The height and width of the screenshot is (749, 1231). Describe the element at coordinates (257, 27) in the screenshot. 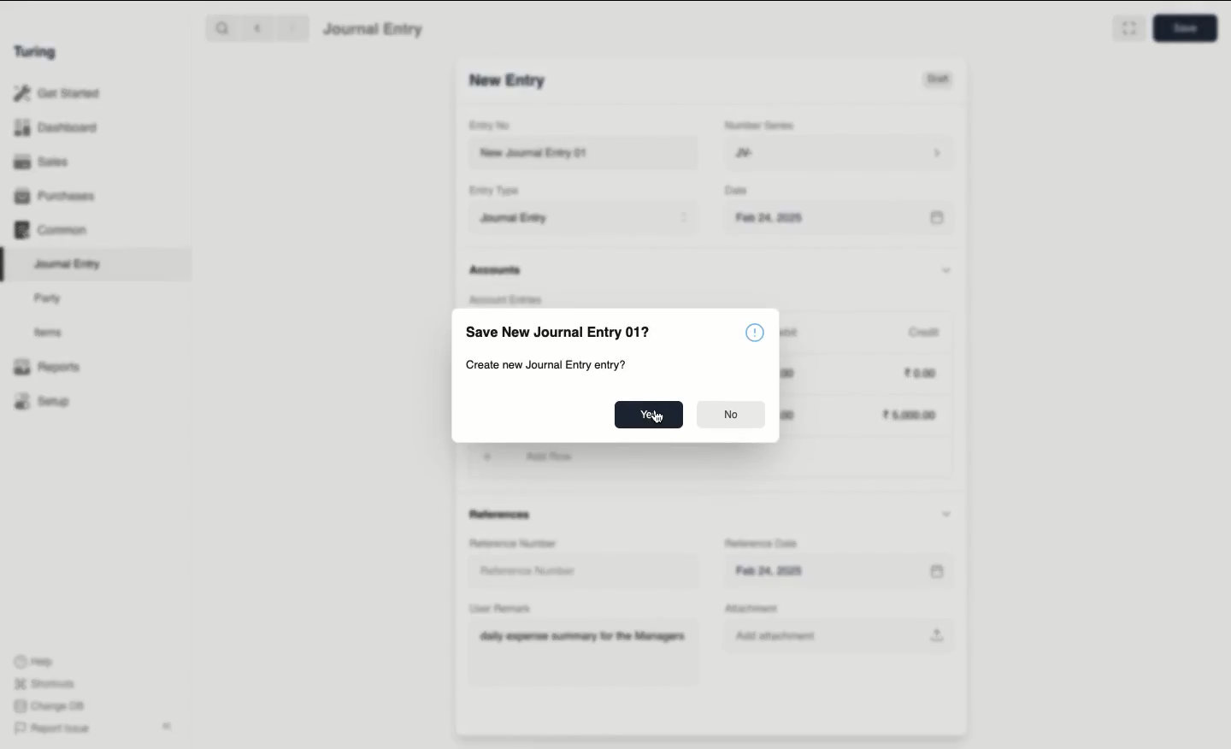

I see `Backward` at that location.